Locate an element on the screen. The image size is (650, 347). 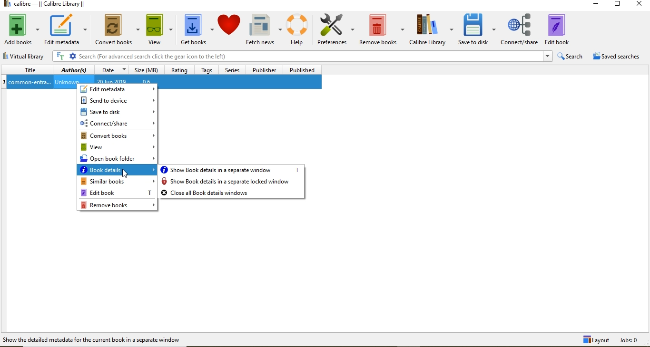
Tags is located at coordinates (208, 70).